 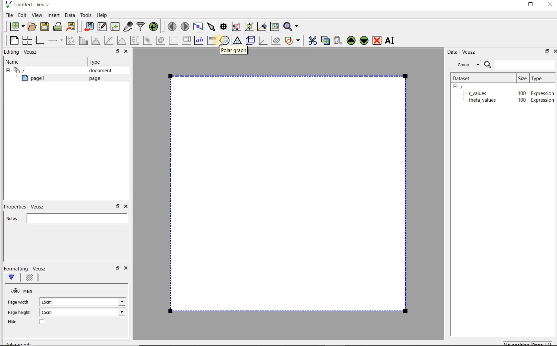 I want to click on create new datasets using ranges, parametrically or as functions of existing datasets, so click(x=115, y=27).